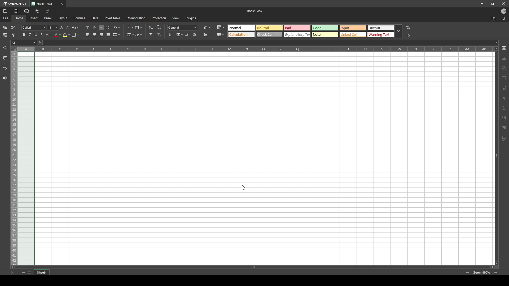  Describe the element at coordinates (130, 35) in the screenshot. I see `named ranges` at that location.